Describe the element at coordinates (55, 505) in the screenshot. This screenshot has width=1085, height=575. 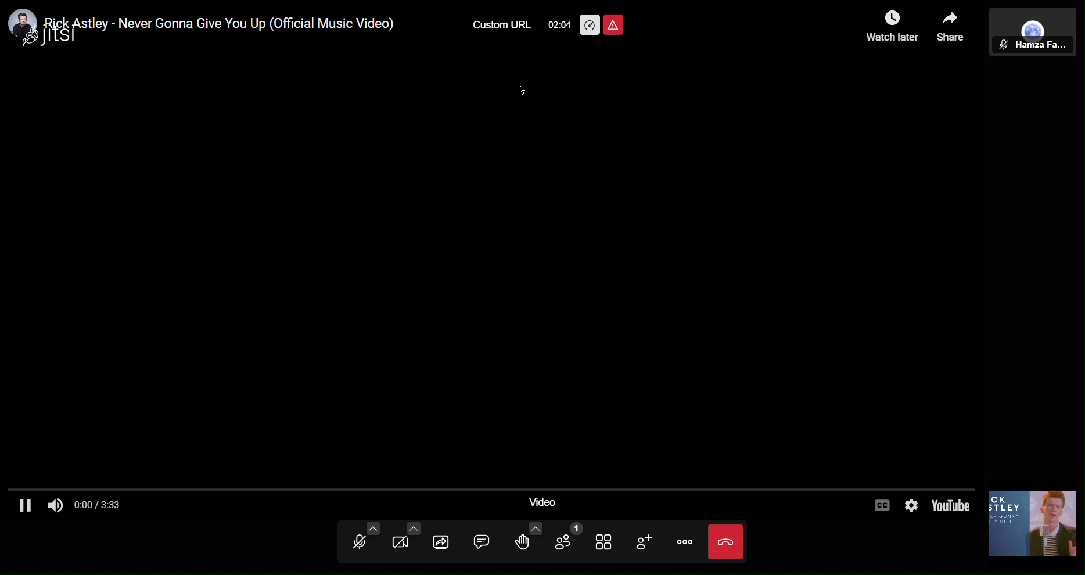
I see `Audio` at that location.